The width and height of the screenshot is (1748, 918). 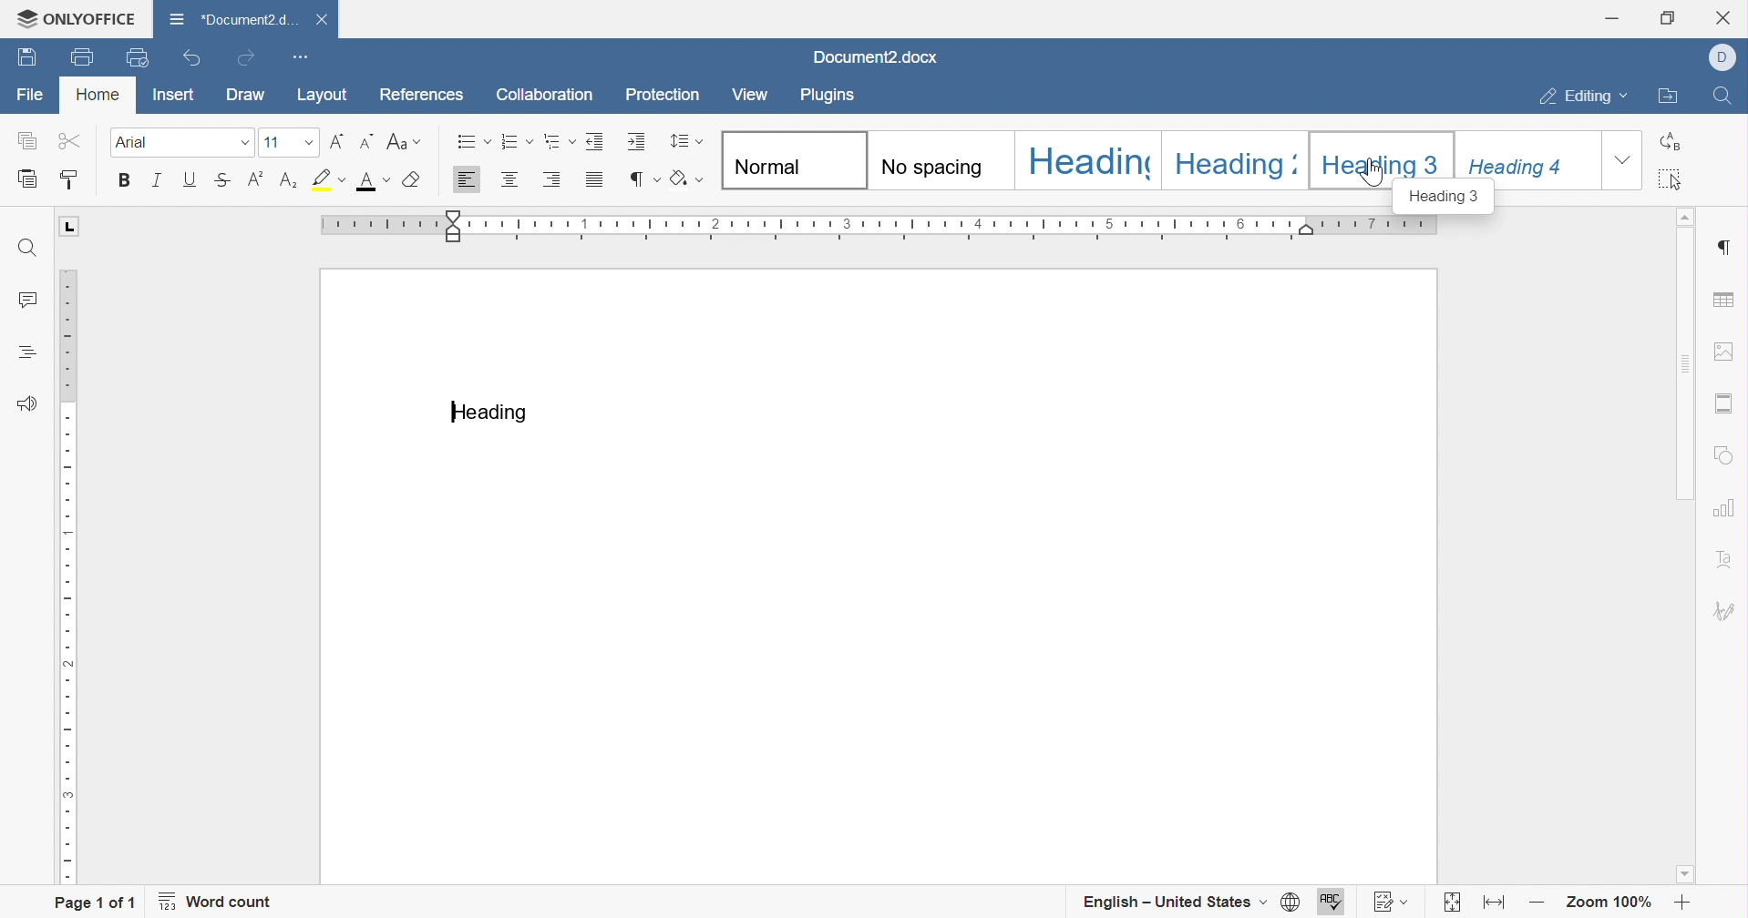 What do you see at coordinates (26, 139) in the screenshot?
I see `Copy` at bounding box center [26, 139].